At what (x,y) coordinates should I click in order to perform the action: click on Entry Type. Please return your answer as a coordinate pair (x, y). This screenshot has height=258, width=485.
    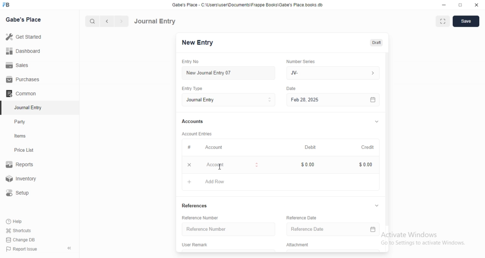
    Looking at the image, I should click on (193, 89).